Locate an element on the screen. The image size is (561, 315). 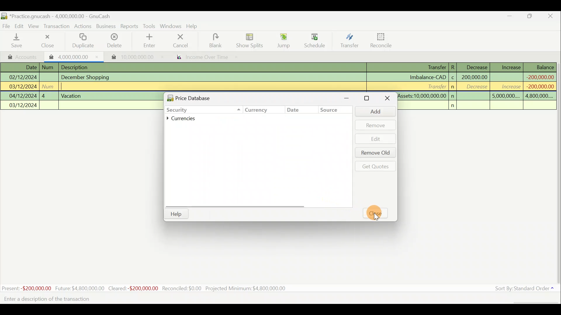
Document name is located at coordinates (56, 15).